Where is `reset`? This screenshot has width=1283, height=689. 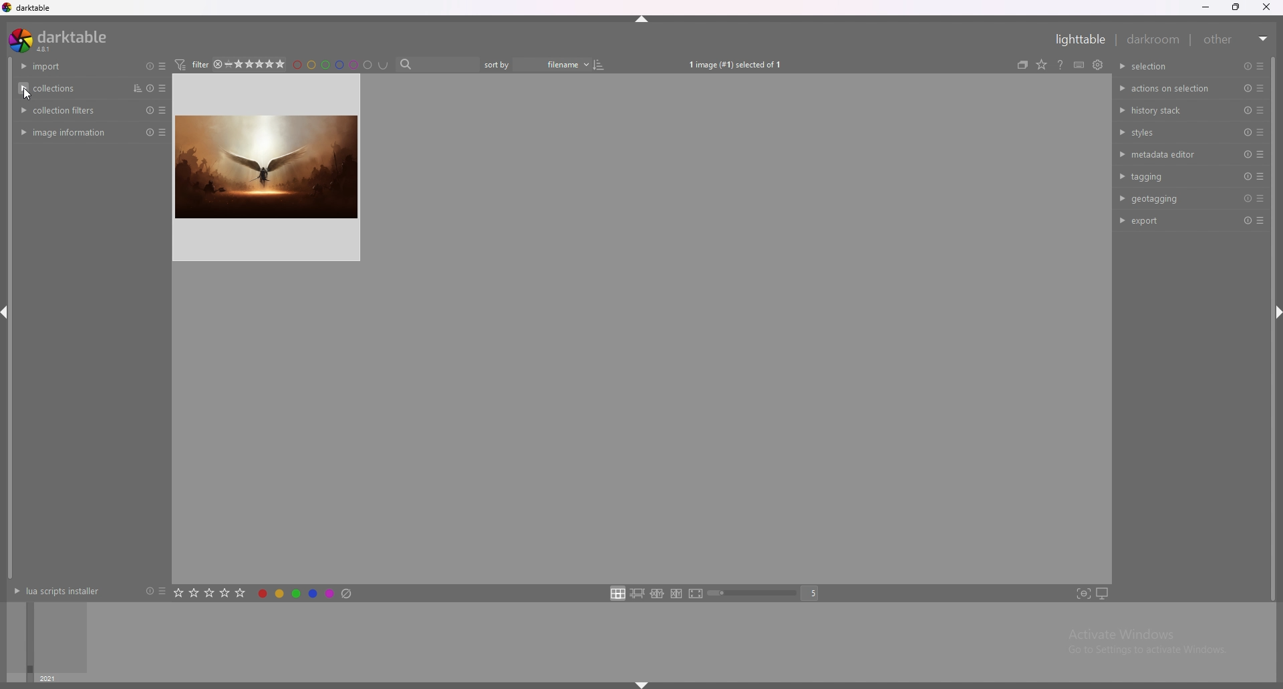
reset is located at coordinates (1246, 221).